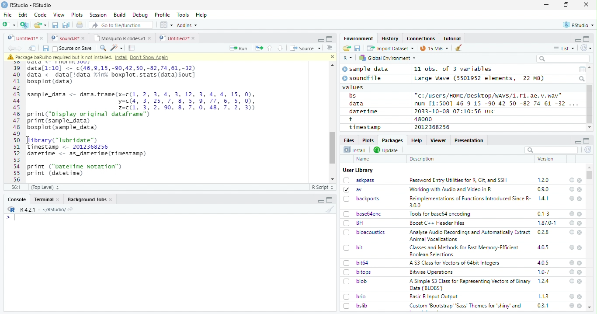 The width and height of the screenshot is (597, 314). What do you see at coordinates (356, 263) in the screenshot?
I see `bit64` at bounding box center [356, 263].